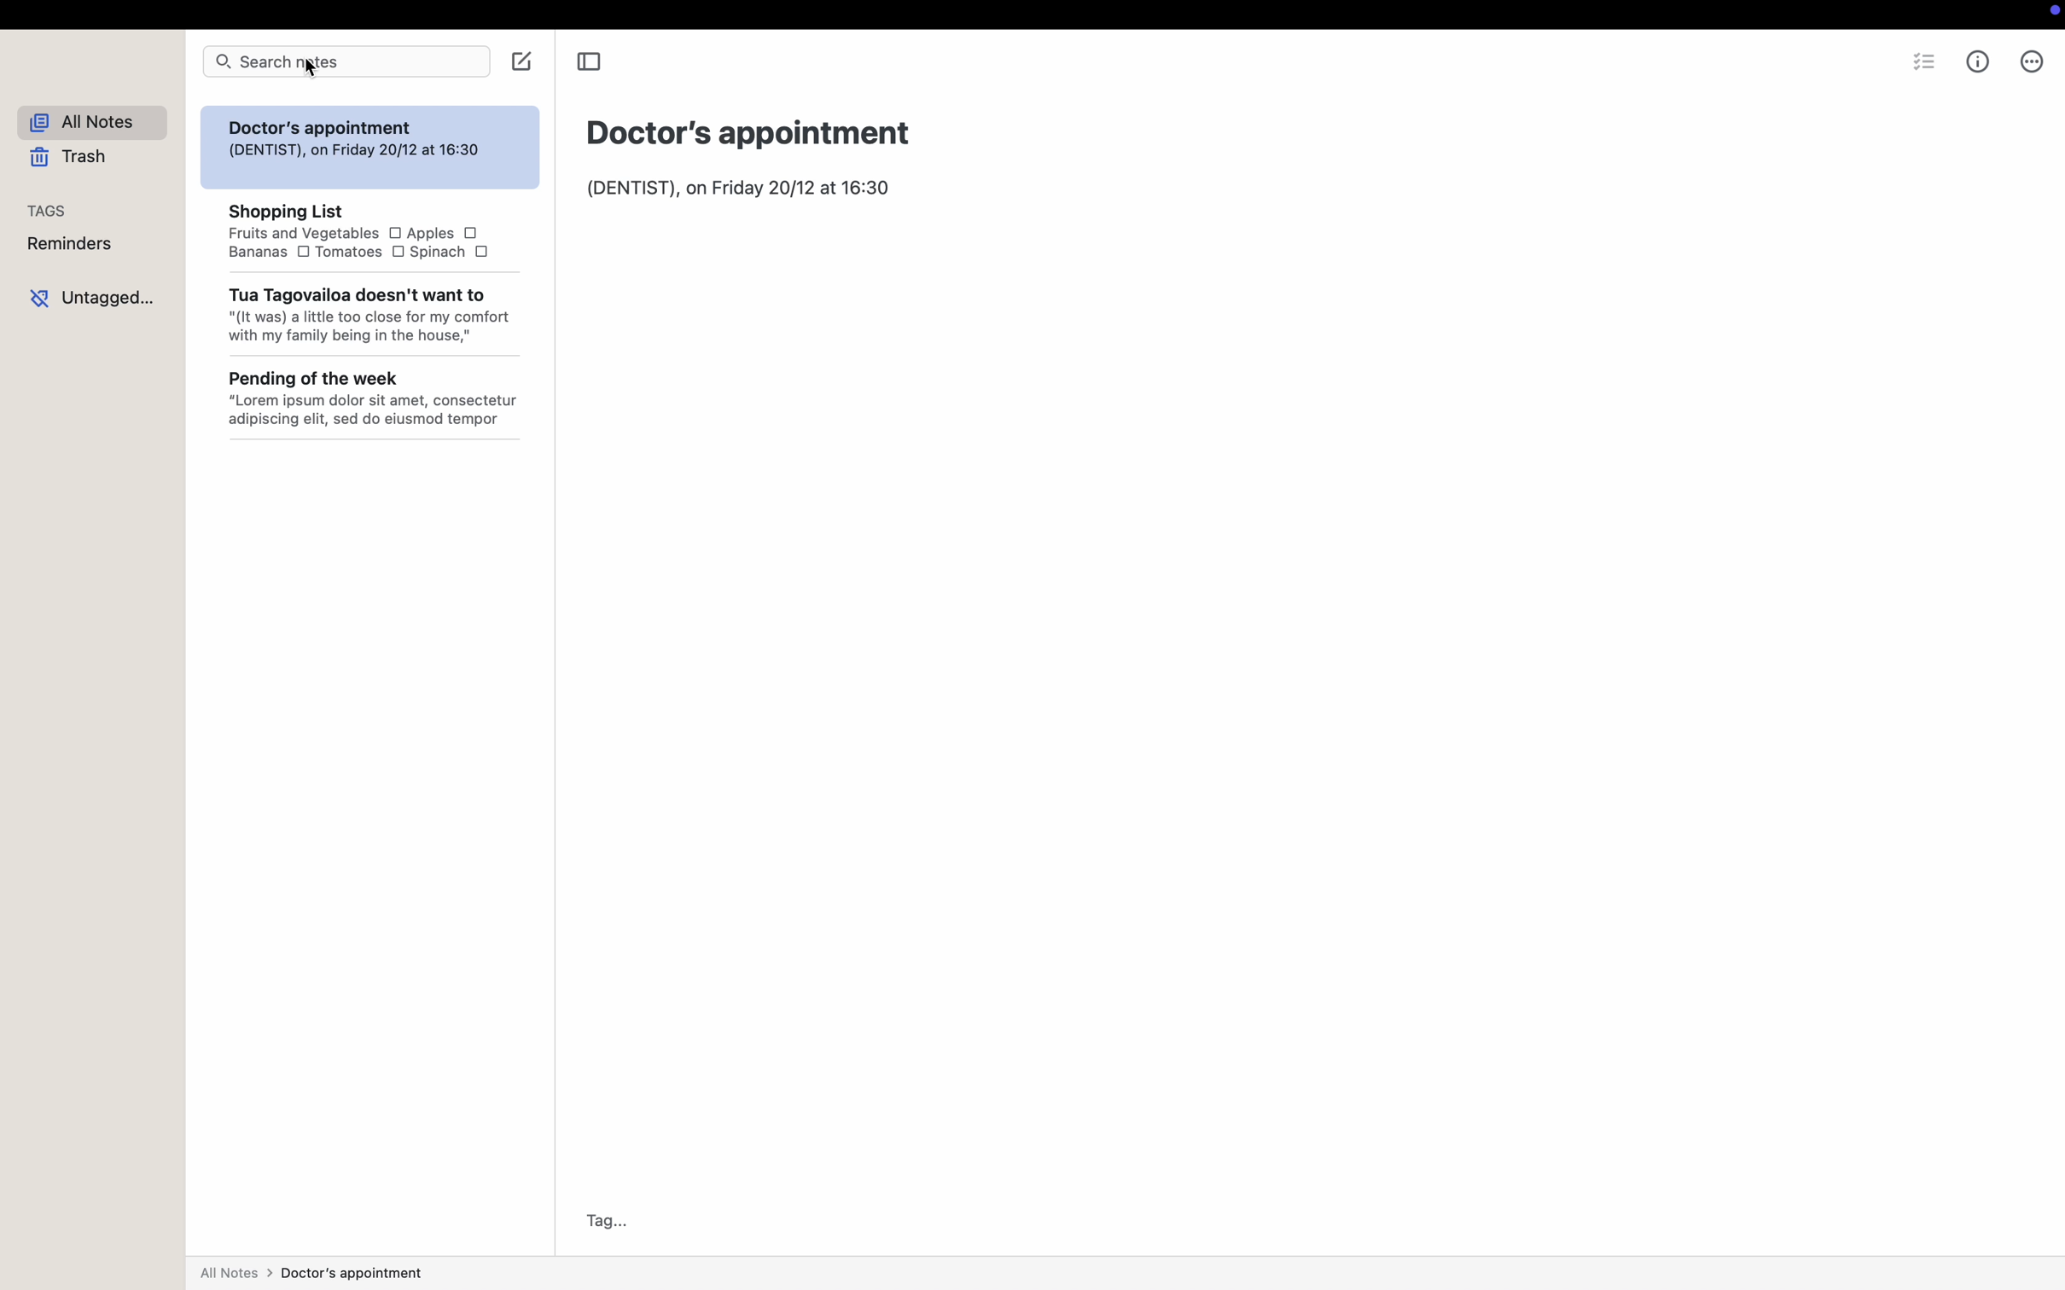  What do you see at coordinates (345, 61) in the screenshot?
I see `search notes` at bounding box center [345, 61].